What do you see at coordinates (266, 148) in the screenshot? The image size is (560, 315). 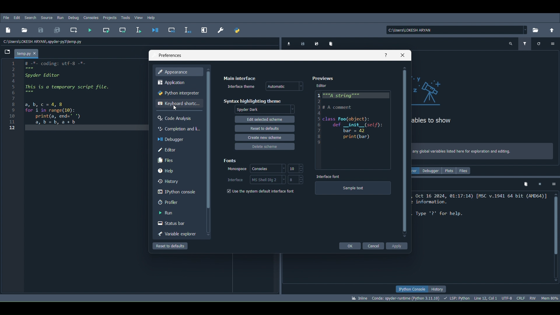 I see `Delete scheme` at bounding box center [266, 148].